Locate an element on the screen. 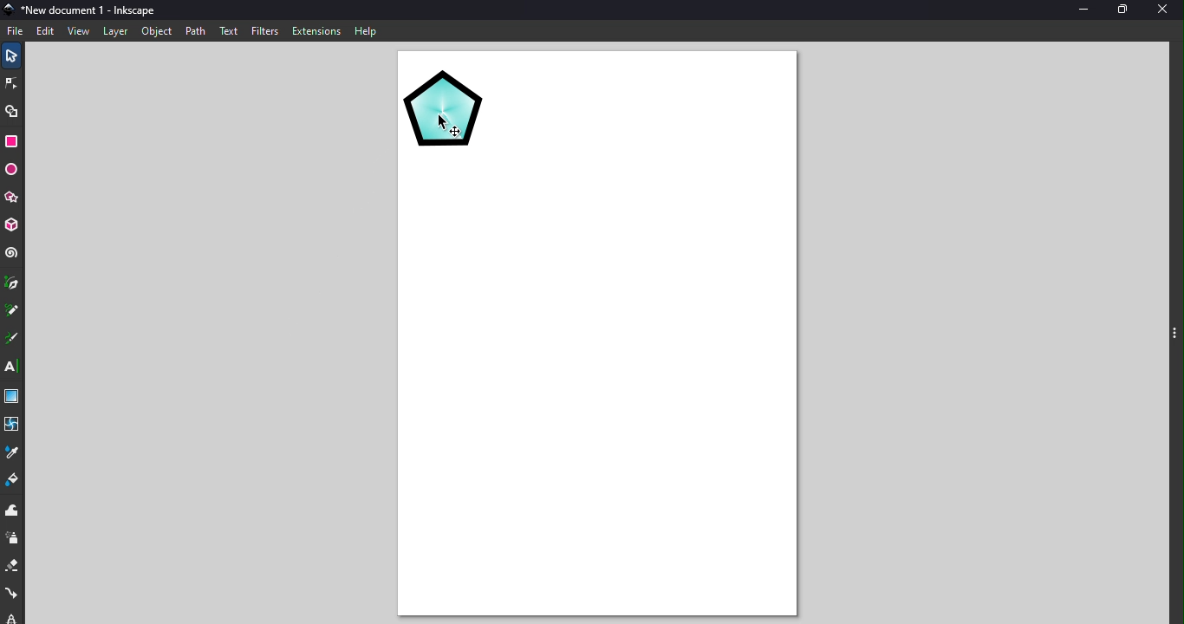 The width and height of the screenshot is (1184, 624). Gradient tool is located at coordinates (14, 396).